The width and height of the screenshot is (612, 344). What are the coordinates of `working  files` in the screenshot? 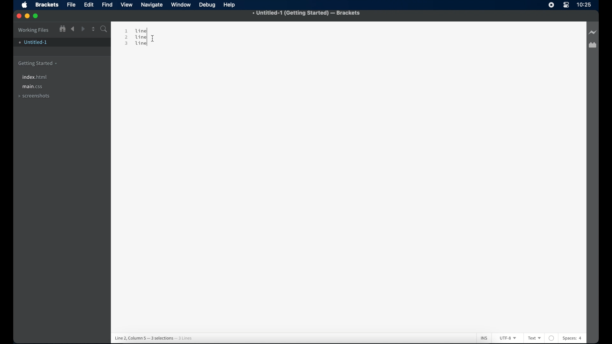 It's located at (34, 30).